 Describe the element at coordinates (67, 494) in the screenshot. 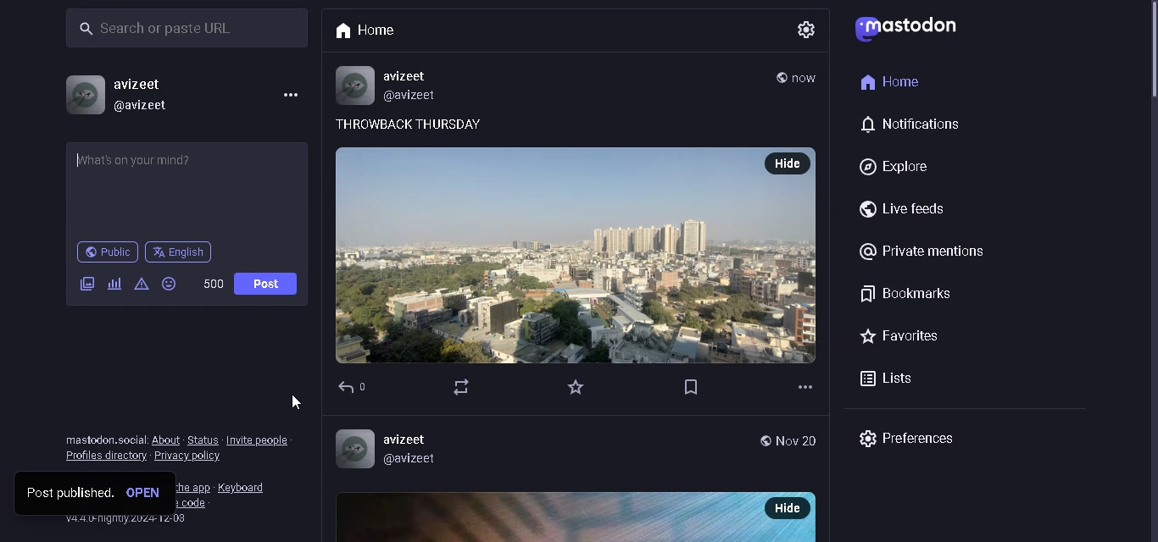

I see `post published` at that location.